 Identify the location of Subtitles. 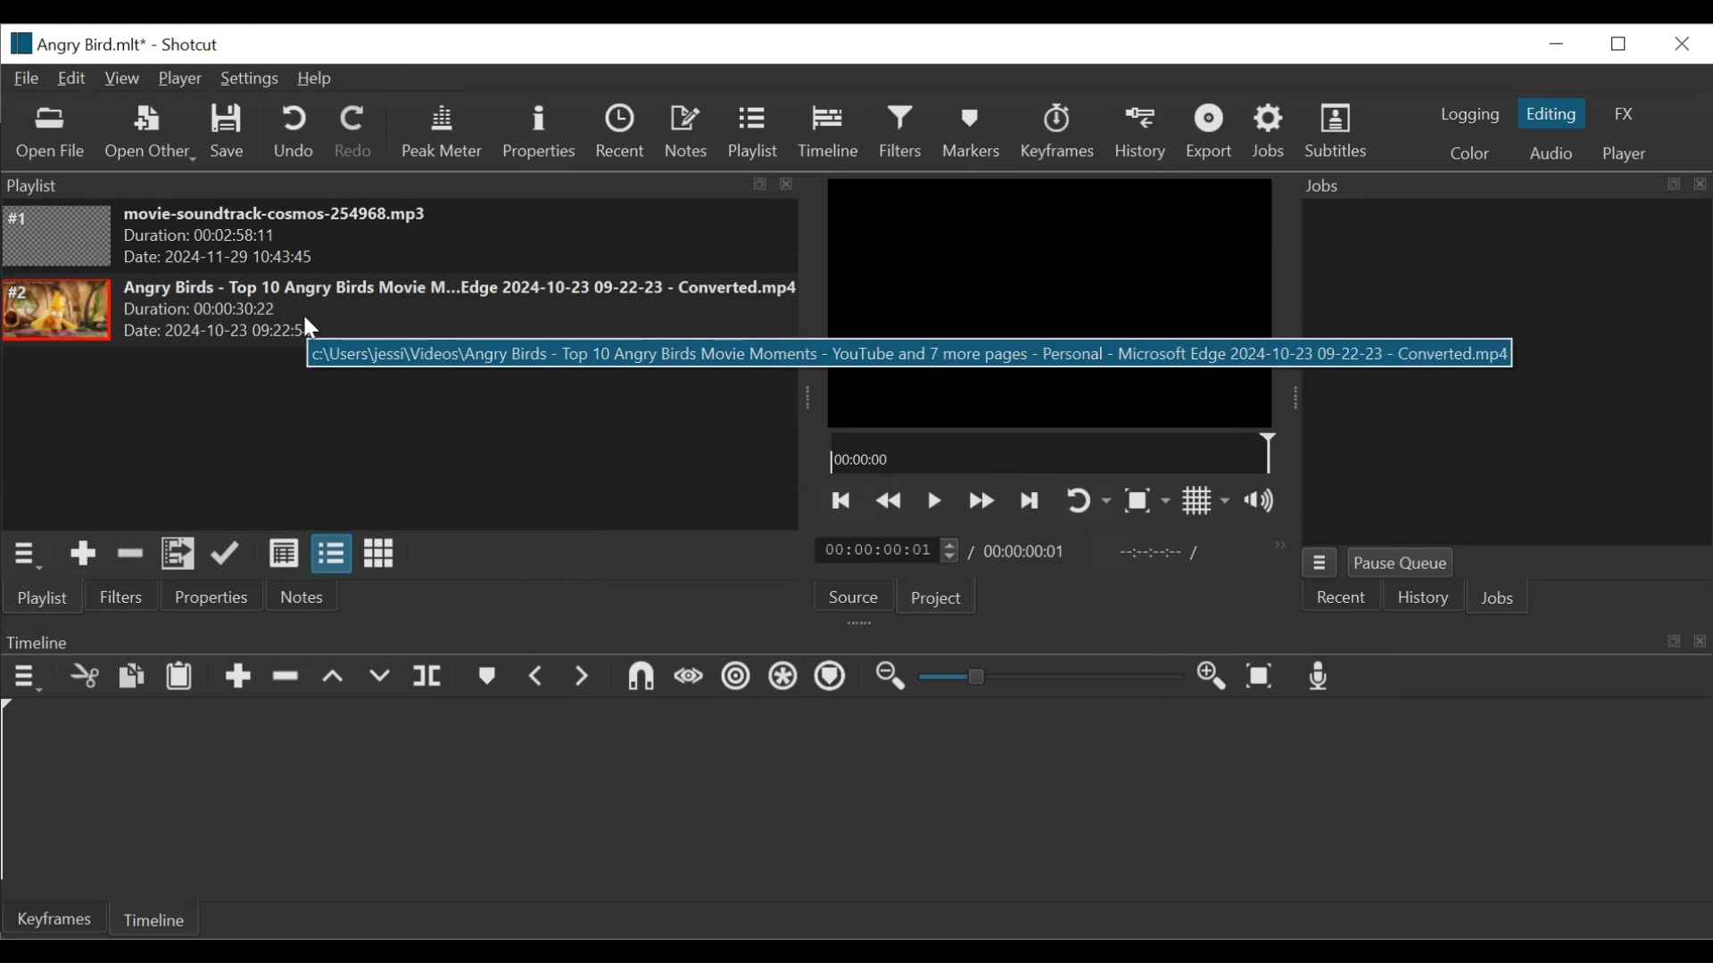
(1343, 133).